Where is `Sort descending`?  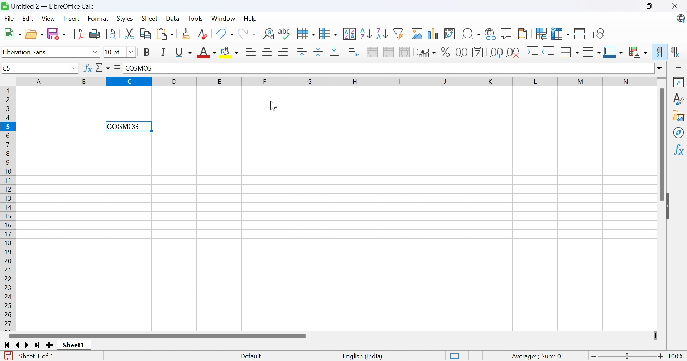 Sort descending is located at coordinates (382, 34).